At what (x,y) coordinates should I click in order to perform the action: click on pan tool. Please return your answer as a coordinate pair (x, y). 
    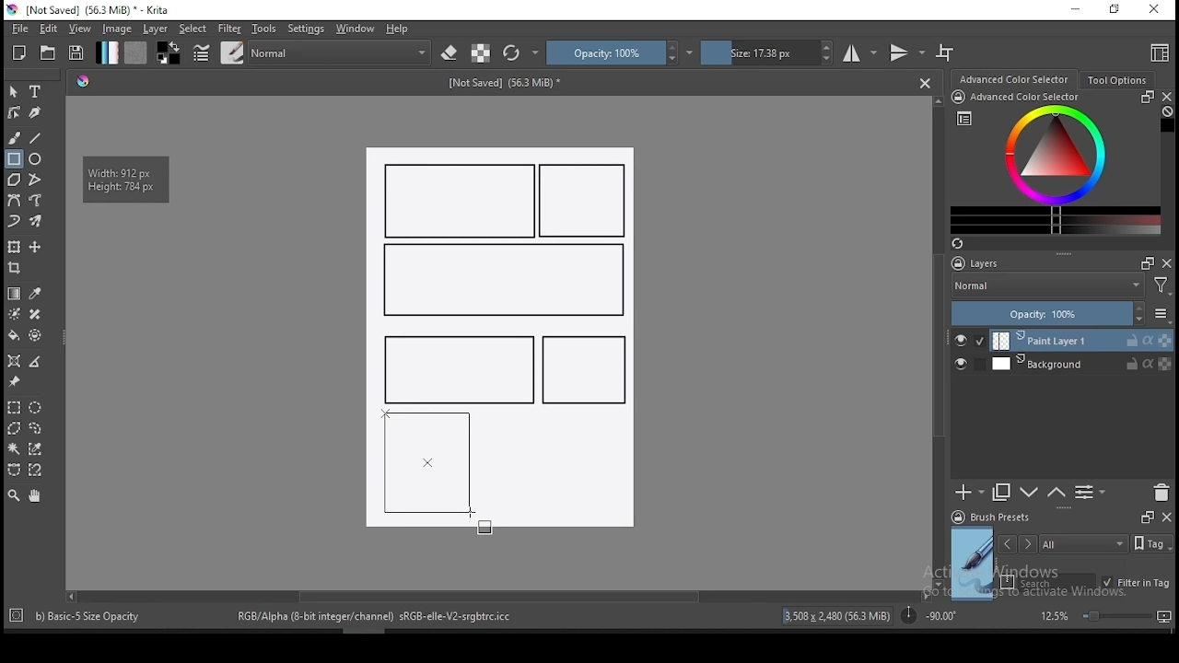
    Looking at the image, I should click on (33, 496).